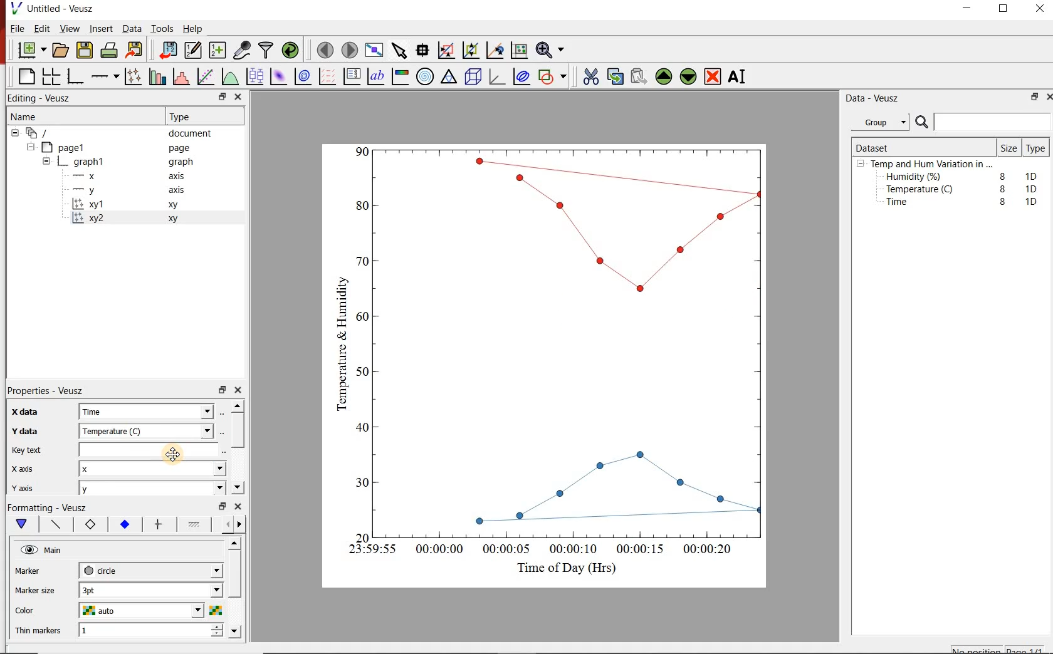 Image resolution: width=1053 pixels, height=654 pixels. Describe the element at coordinates (916, 177) in the screenshot. I see `Humidity (%)` at that location.